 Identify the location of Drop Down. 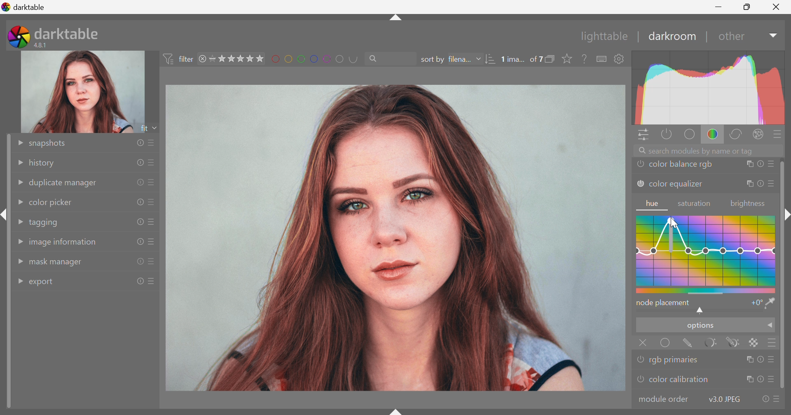
(19, 183).